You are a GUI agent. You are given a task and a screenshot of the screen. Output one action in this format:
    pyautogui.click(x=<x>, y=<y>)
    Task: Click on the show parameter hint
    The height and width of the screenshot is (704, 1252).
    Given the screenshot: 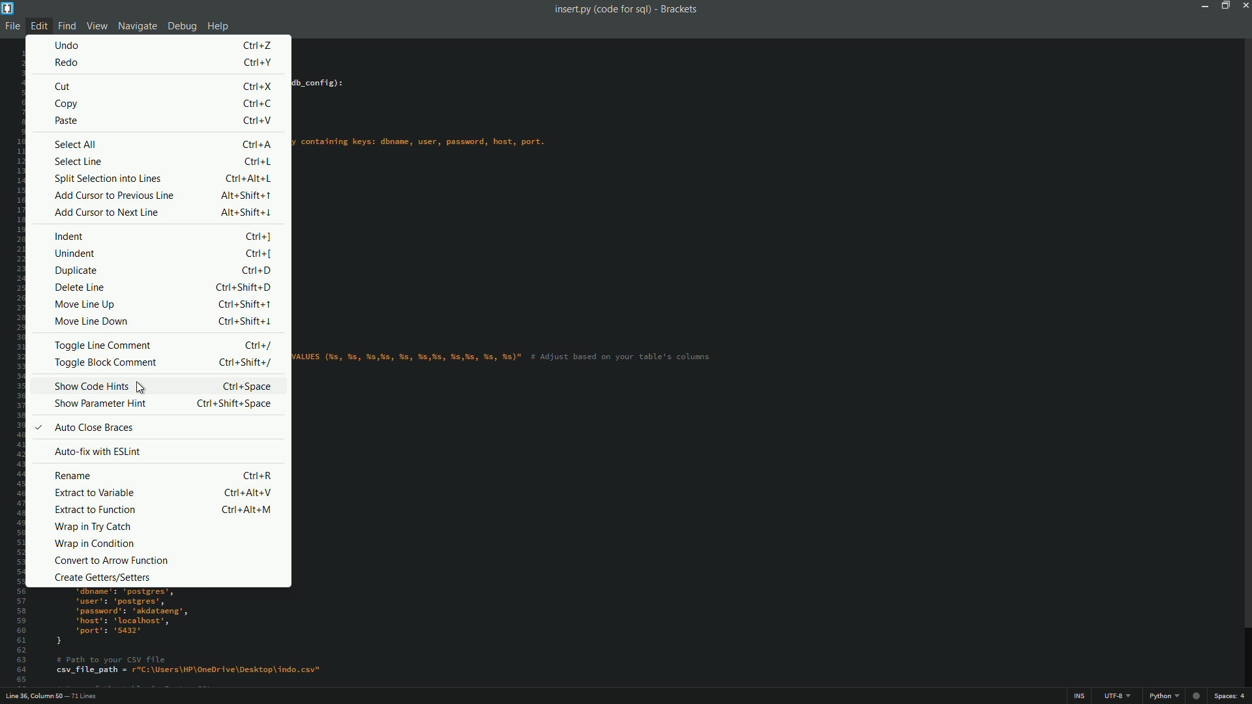 What is the action you would take?
    pyautogui.click(x=99, y=403)
    